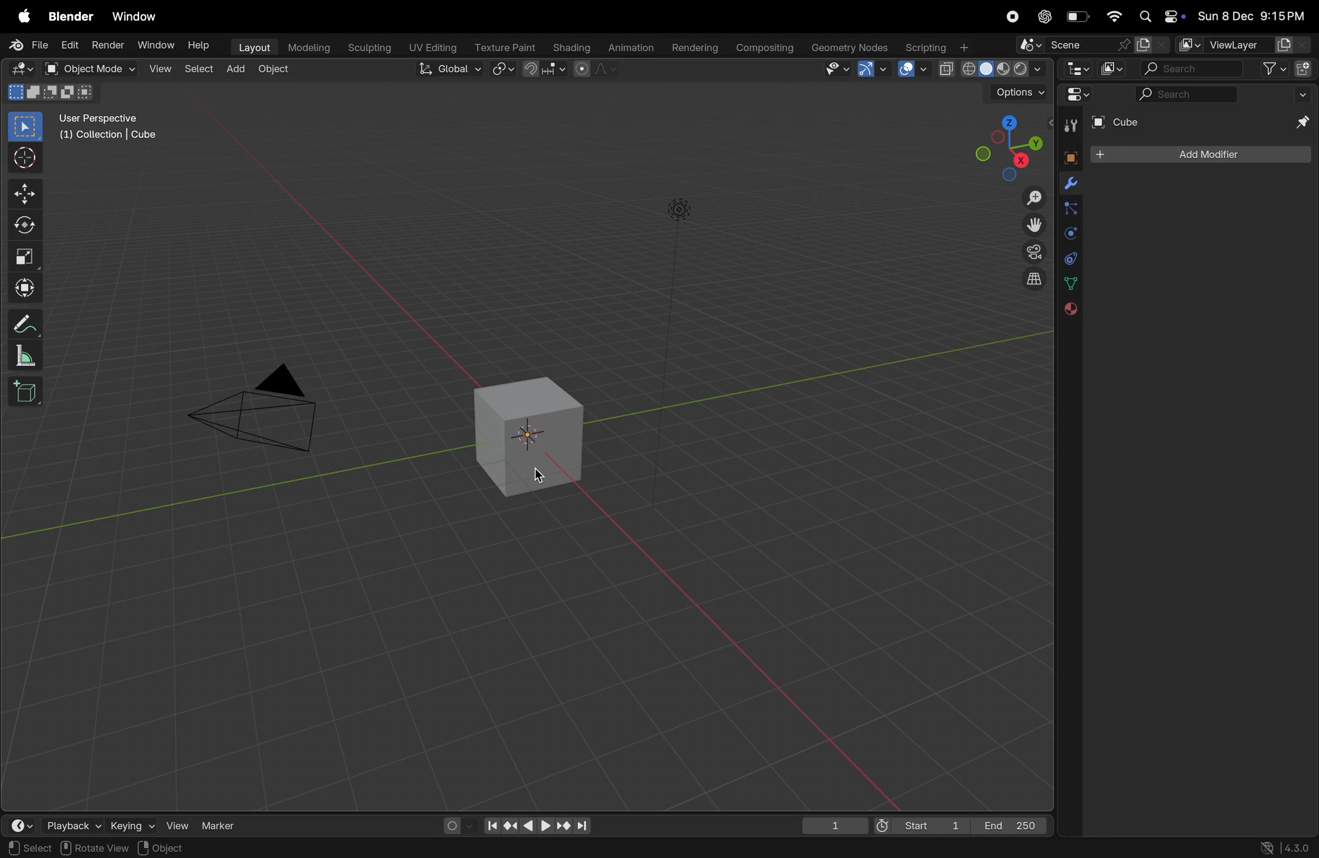 The image size is (1319, 858). I want to click on move, so click(24, 193).